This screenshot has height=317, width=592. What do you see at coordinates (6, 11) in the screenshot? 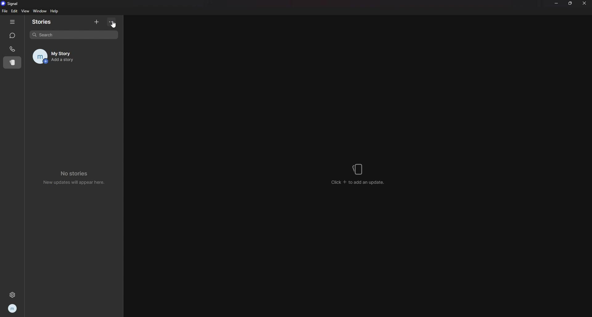
I see `file` at bounding box center [6, 11].